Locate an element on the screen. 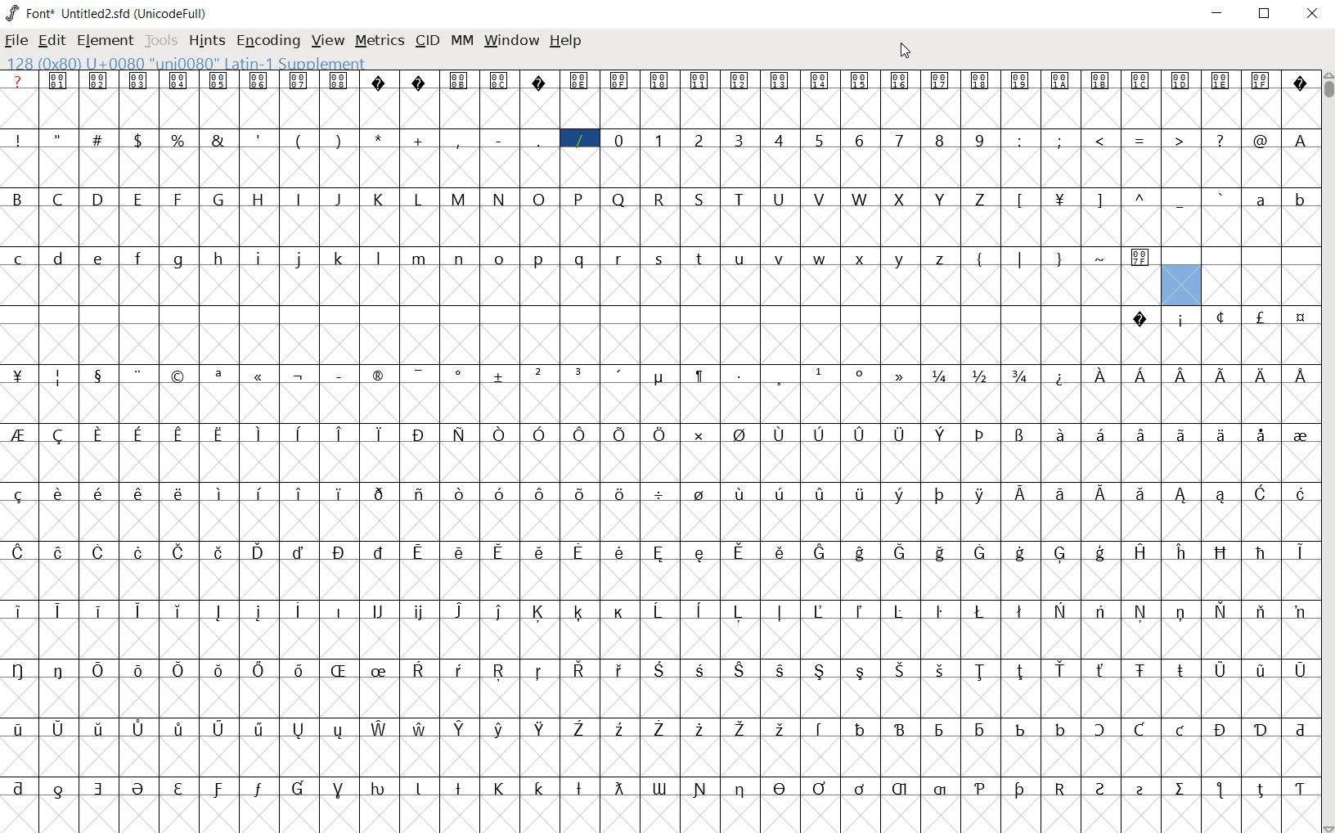 The image size is (1335, 833). glyph is located at coordinates (1180, 789).